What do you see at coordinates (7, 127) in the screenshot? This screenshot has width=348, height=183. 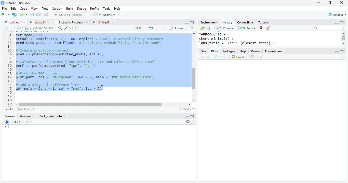 I see `>` at bounding box center [7, 127].